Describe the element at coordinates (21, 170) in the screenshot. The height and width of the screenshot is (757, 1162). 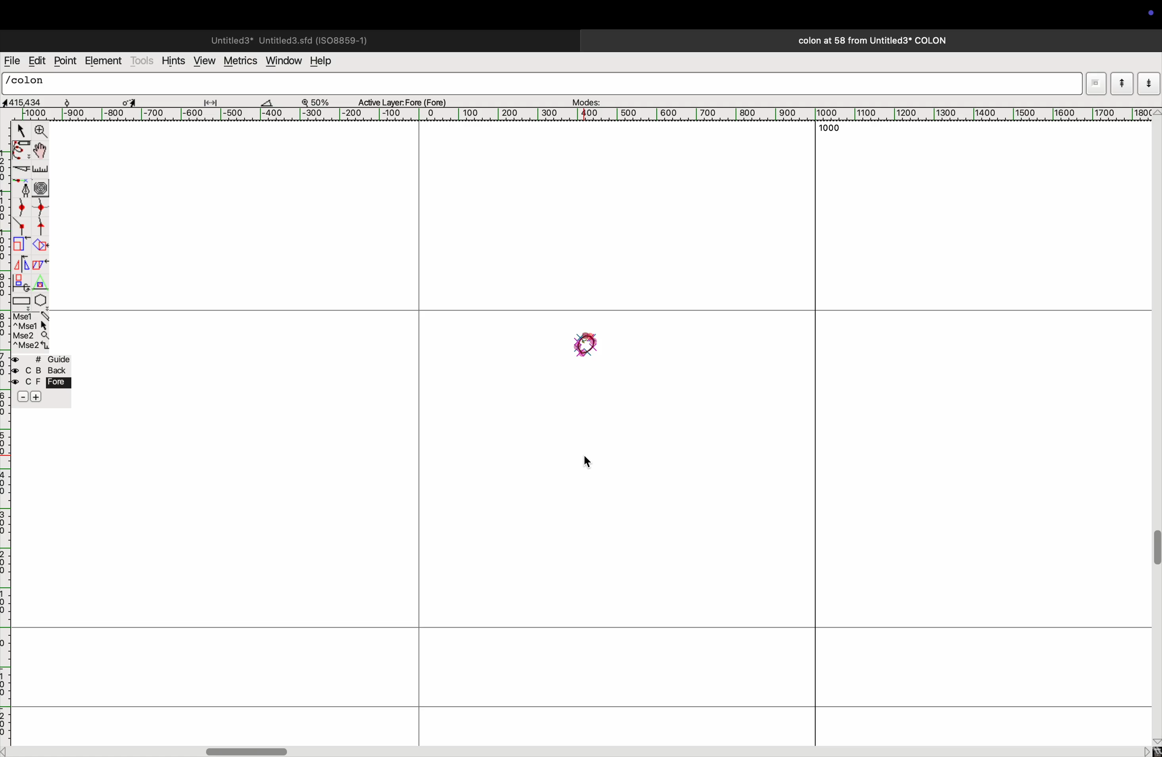
I see `knife` at that location.